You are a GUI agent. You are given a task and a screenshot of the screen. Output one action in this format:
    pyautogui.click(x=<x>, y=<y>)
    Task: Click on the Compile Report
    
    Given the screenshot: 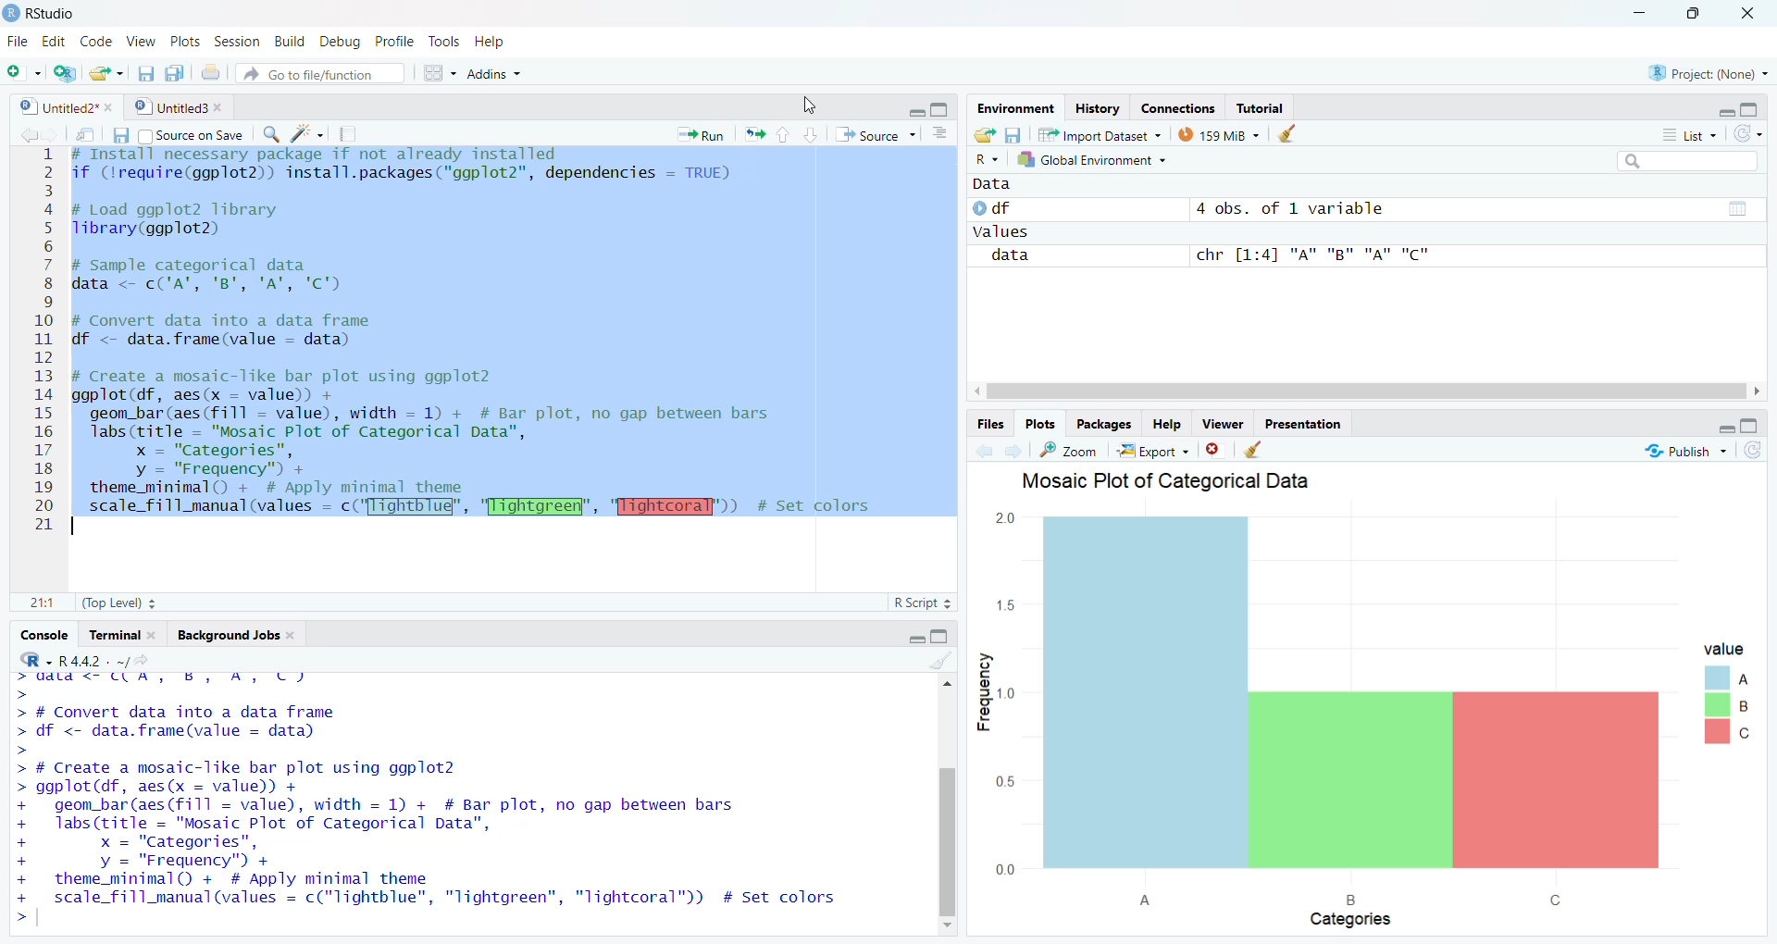 What is the action you would take?
    pyautogui.click(x=354, y=135)
    